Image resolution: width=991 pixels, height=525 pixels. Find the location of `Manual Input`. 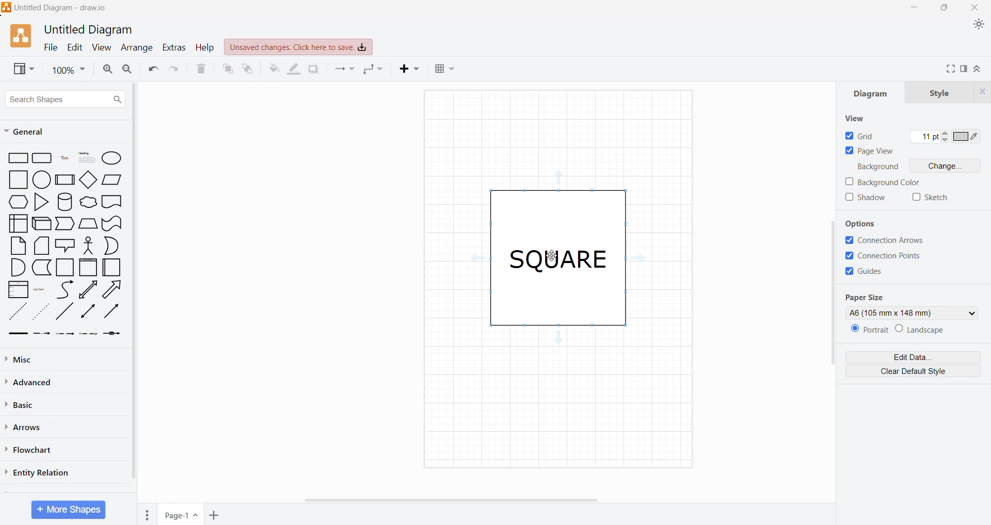

Manual Input is located at coordinates (88, 224).